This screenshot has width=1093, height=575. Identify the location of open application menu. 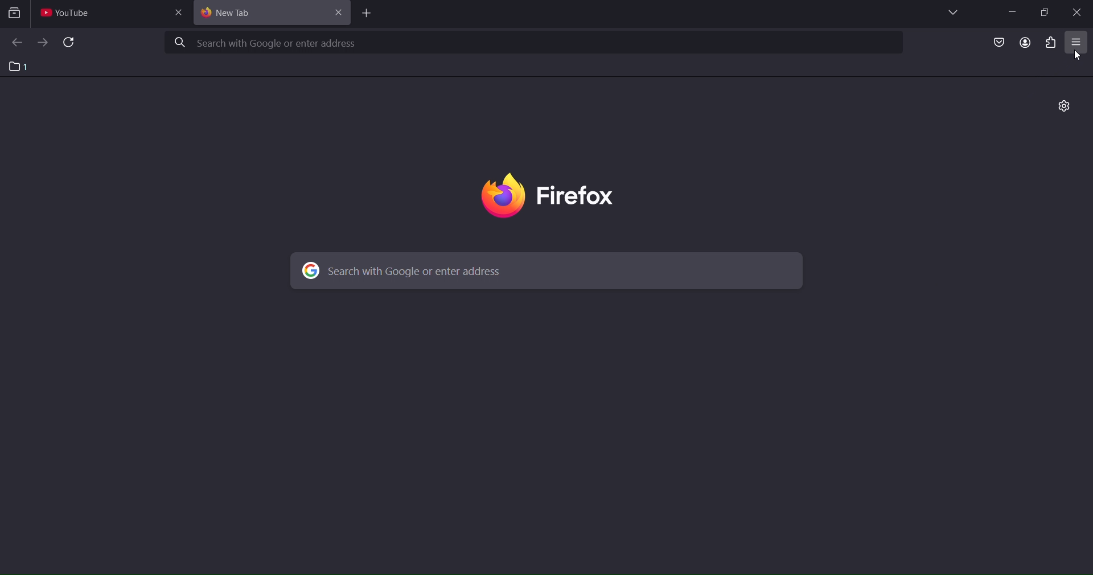
(1075, 43).